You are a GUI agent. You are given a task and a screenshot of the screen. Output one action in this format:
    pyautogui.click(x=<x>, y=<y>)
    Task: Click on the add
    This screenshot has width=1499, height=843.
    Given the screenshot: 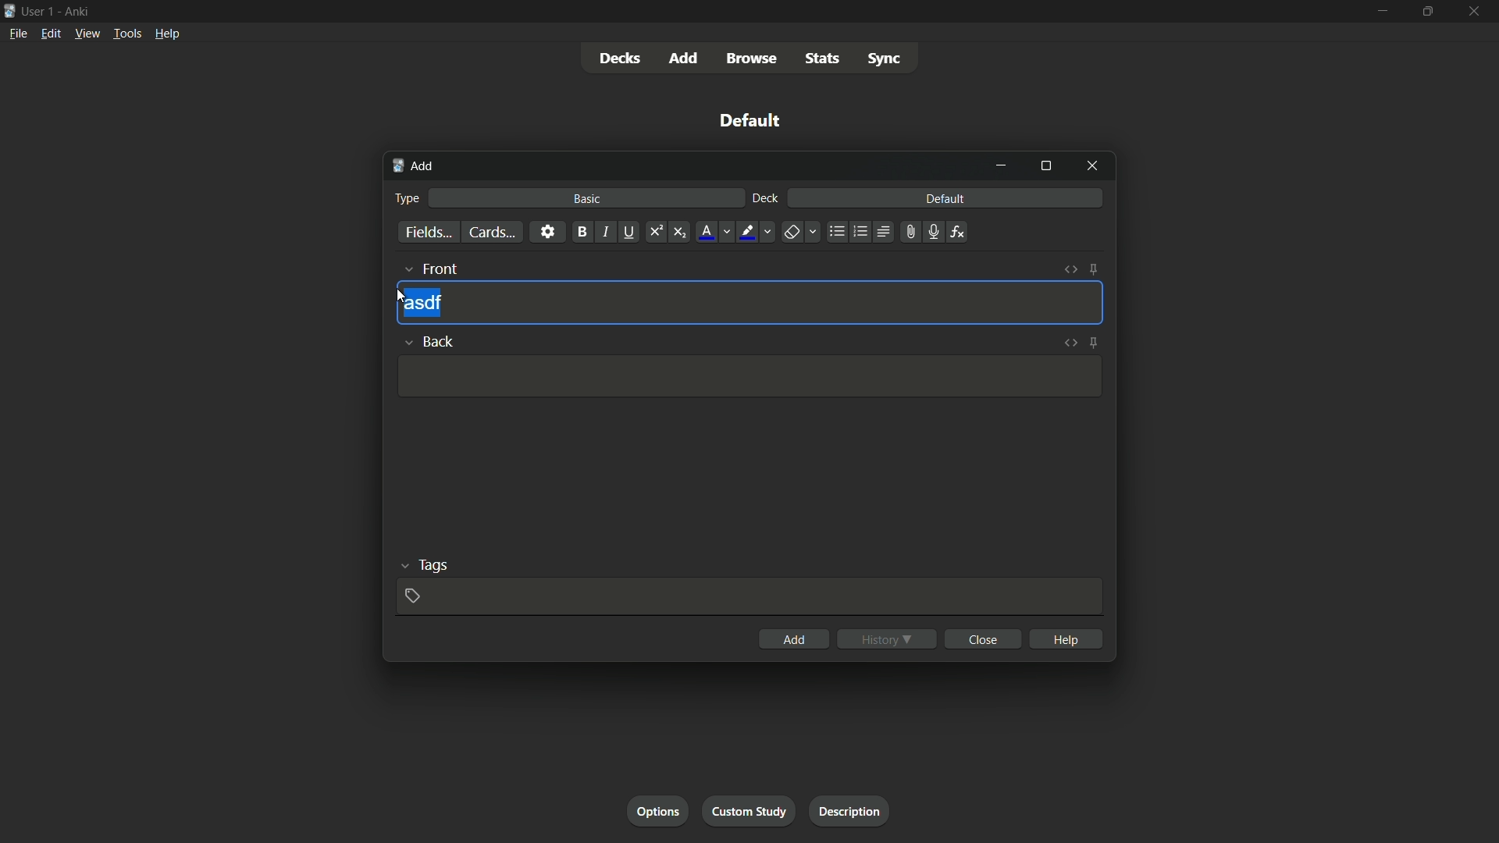 What is the action you would take?
    pyautogui.click(x=795, y=638)
    